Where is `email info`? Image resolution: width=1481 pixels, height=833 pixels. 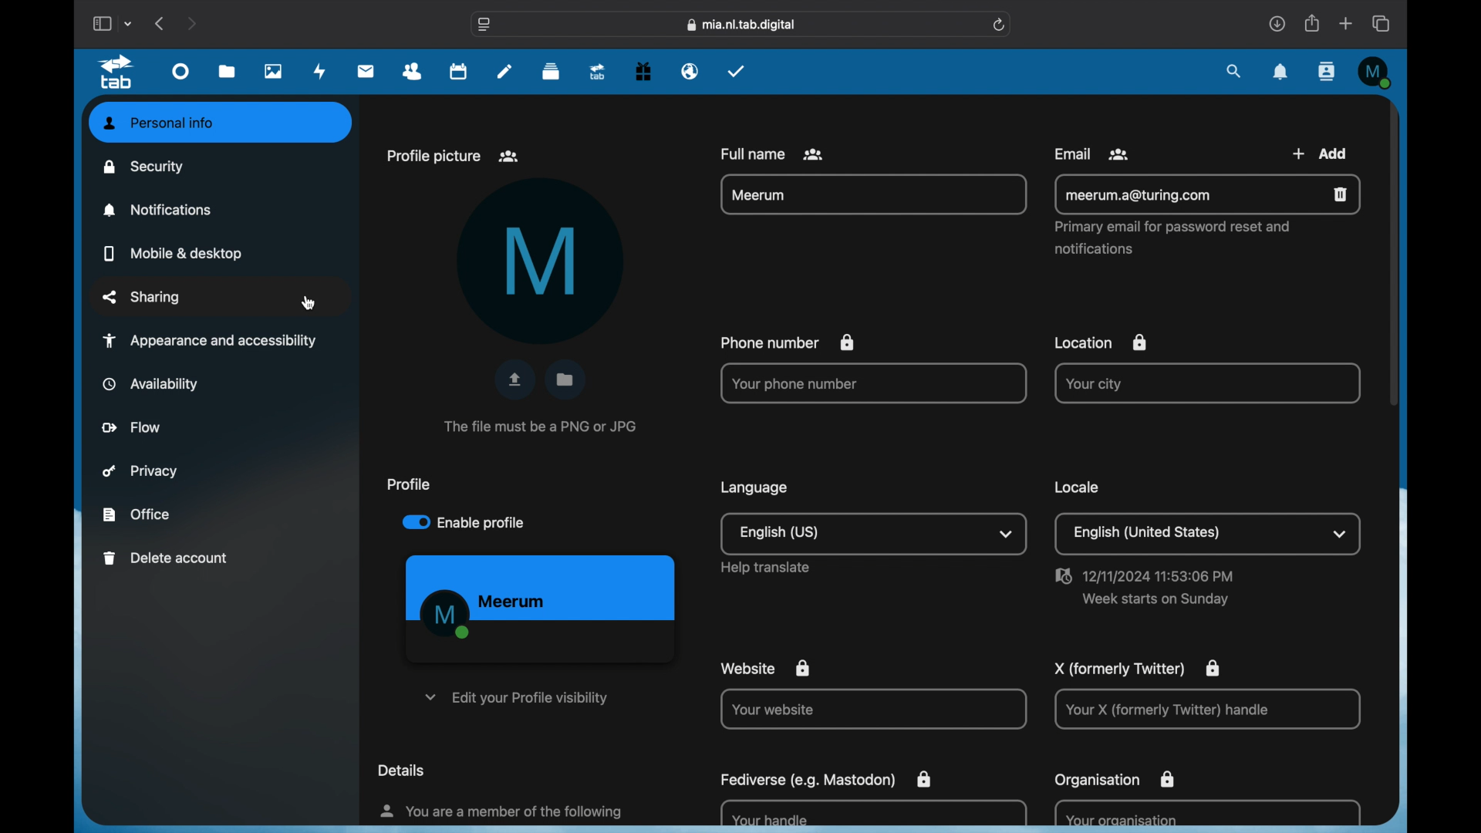
email info is located at coordinates (1205, 238).